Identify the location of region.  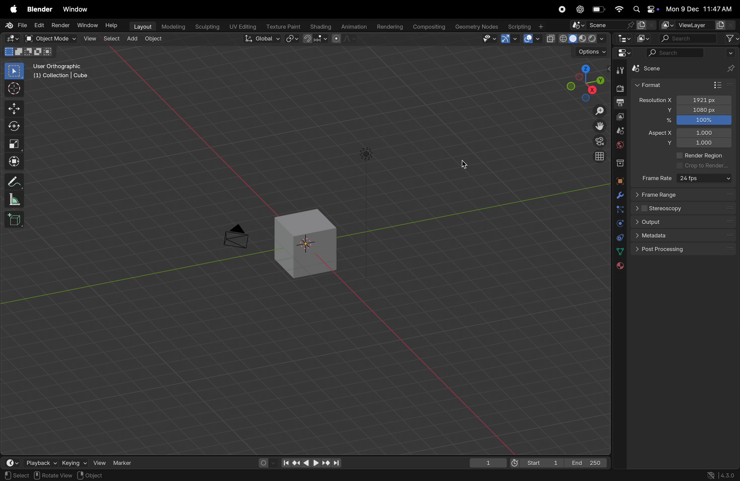
(62, 475).